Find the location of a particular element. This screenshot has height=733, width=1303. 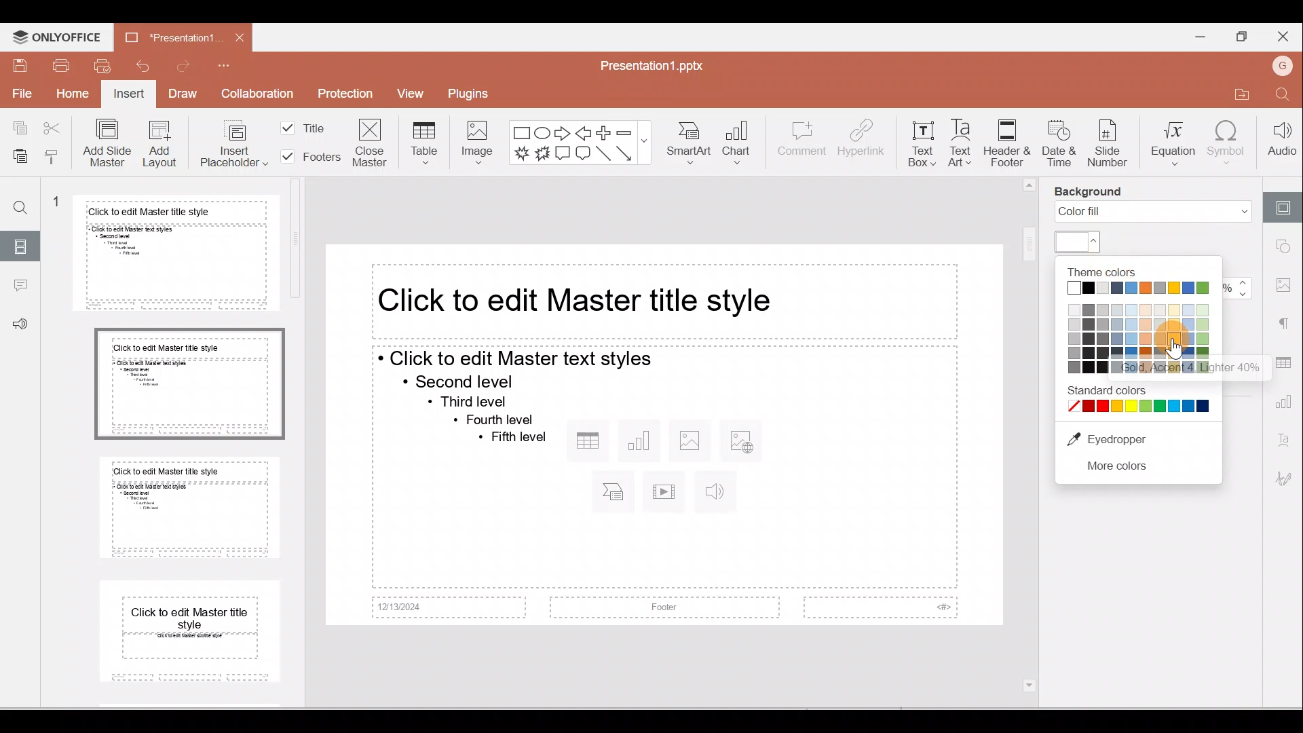

Close is located at coordinates (240, 35).